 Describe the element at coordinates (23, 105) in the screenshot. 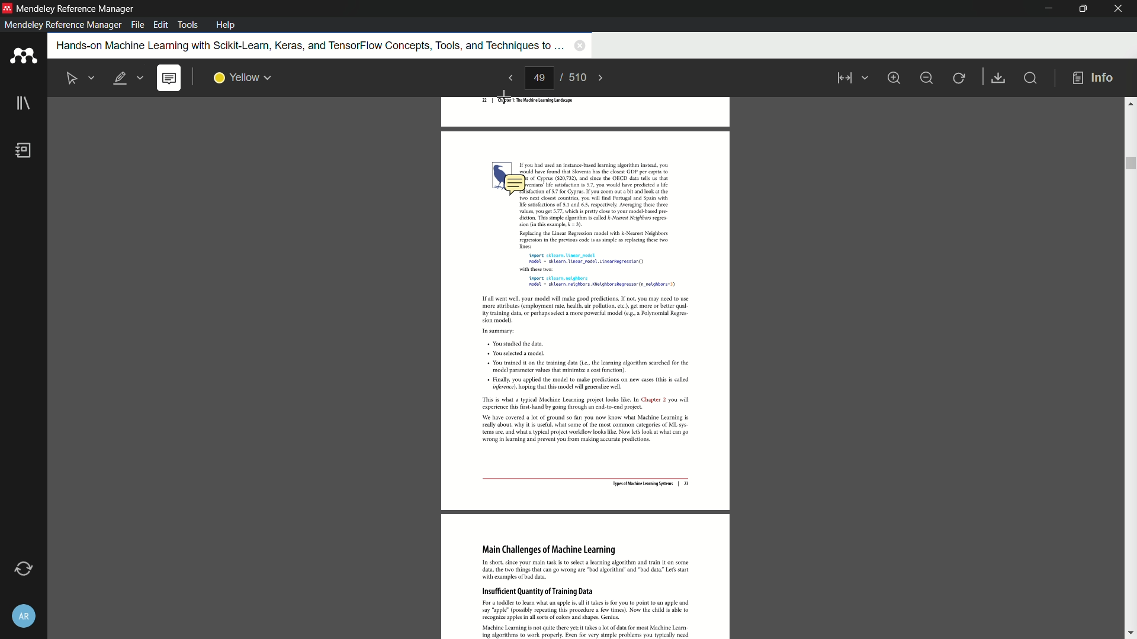

I see `library` at that location.